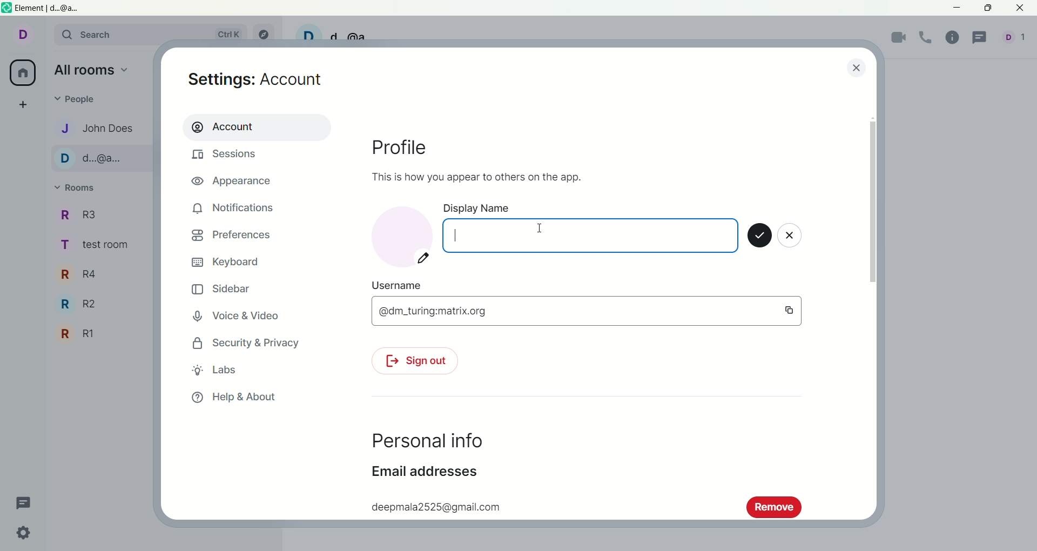 This screenshot has width=1037, height=551. Describe the element at coordinates (541, 229) in the screenshot. I see `mouse cursor` at that location.